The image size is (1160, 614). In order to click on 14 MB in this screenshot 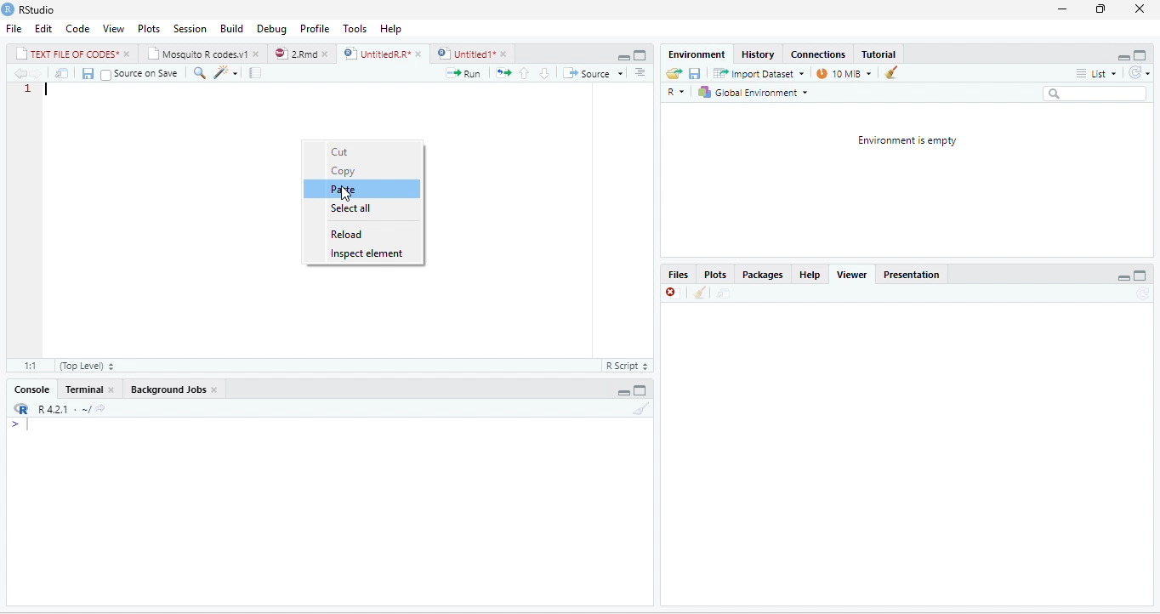, I will do `click(844, 73)`.